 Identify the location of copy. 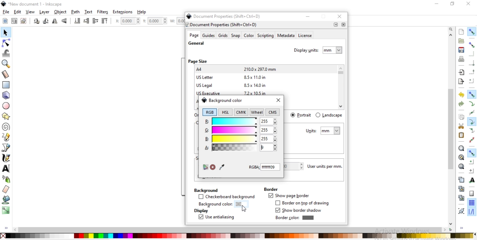
(461, 117).